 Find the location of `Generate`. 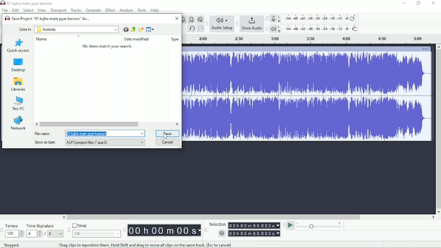

Generate is located at coordinates (94, 11).